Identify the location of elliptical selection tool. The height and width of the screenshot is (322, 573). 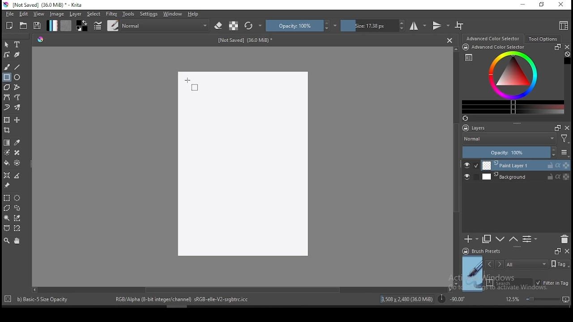
(17, 198).